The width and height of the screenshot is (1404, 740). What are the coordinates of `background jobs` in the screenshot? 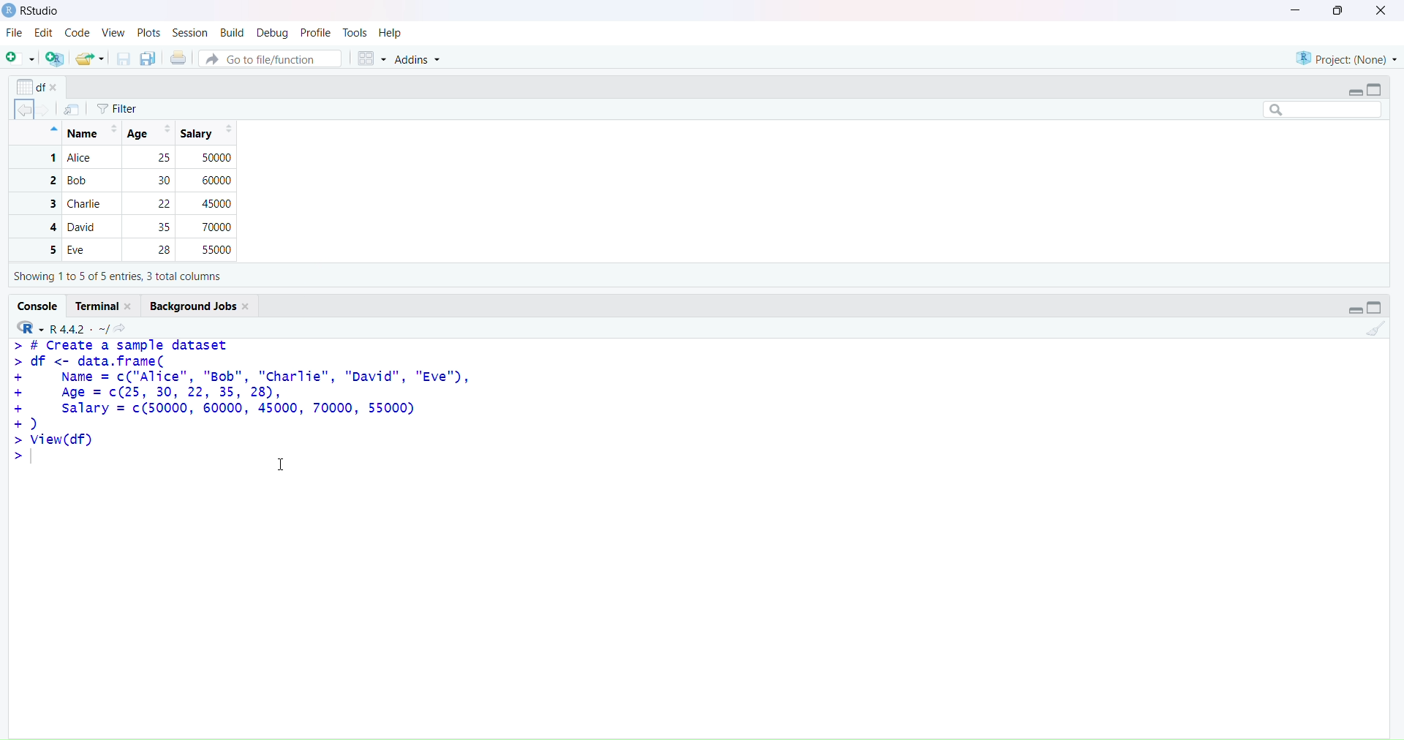 It's located at (201, 306).